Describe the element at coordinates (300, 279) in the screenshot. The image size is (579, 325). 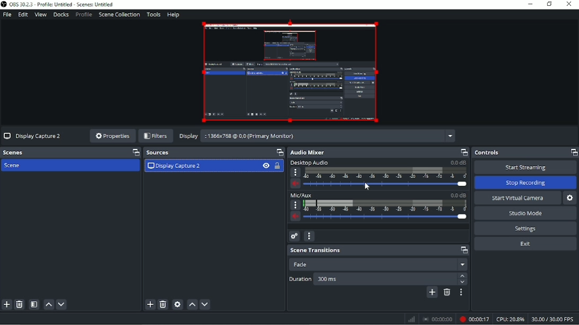
I see `Duration` at that location.